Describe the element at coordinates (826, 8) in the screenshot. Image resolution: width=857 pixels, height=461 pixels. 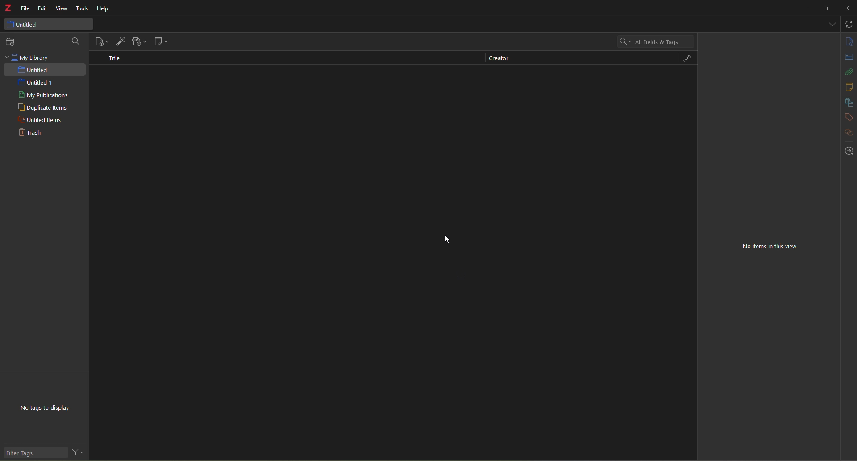
I see `maximize` at that location.